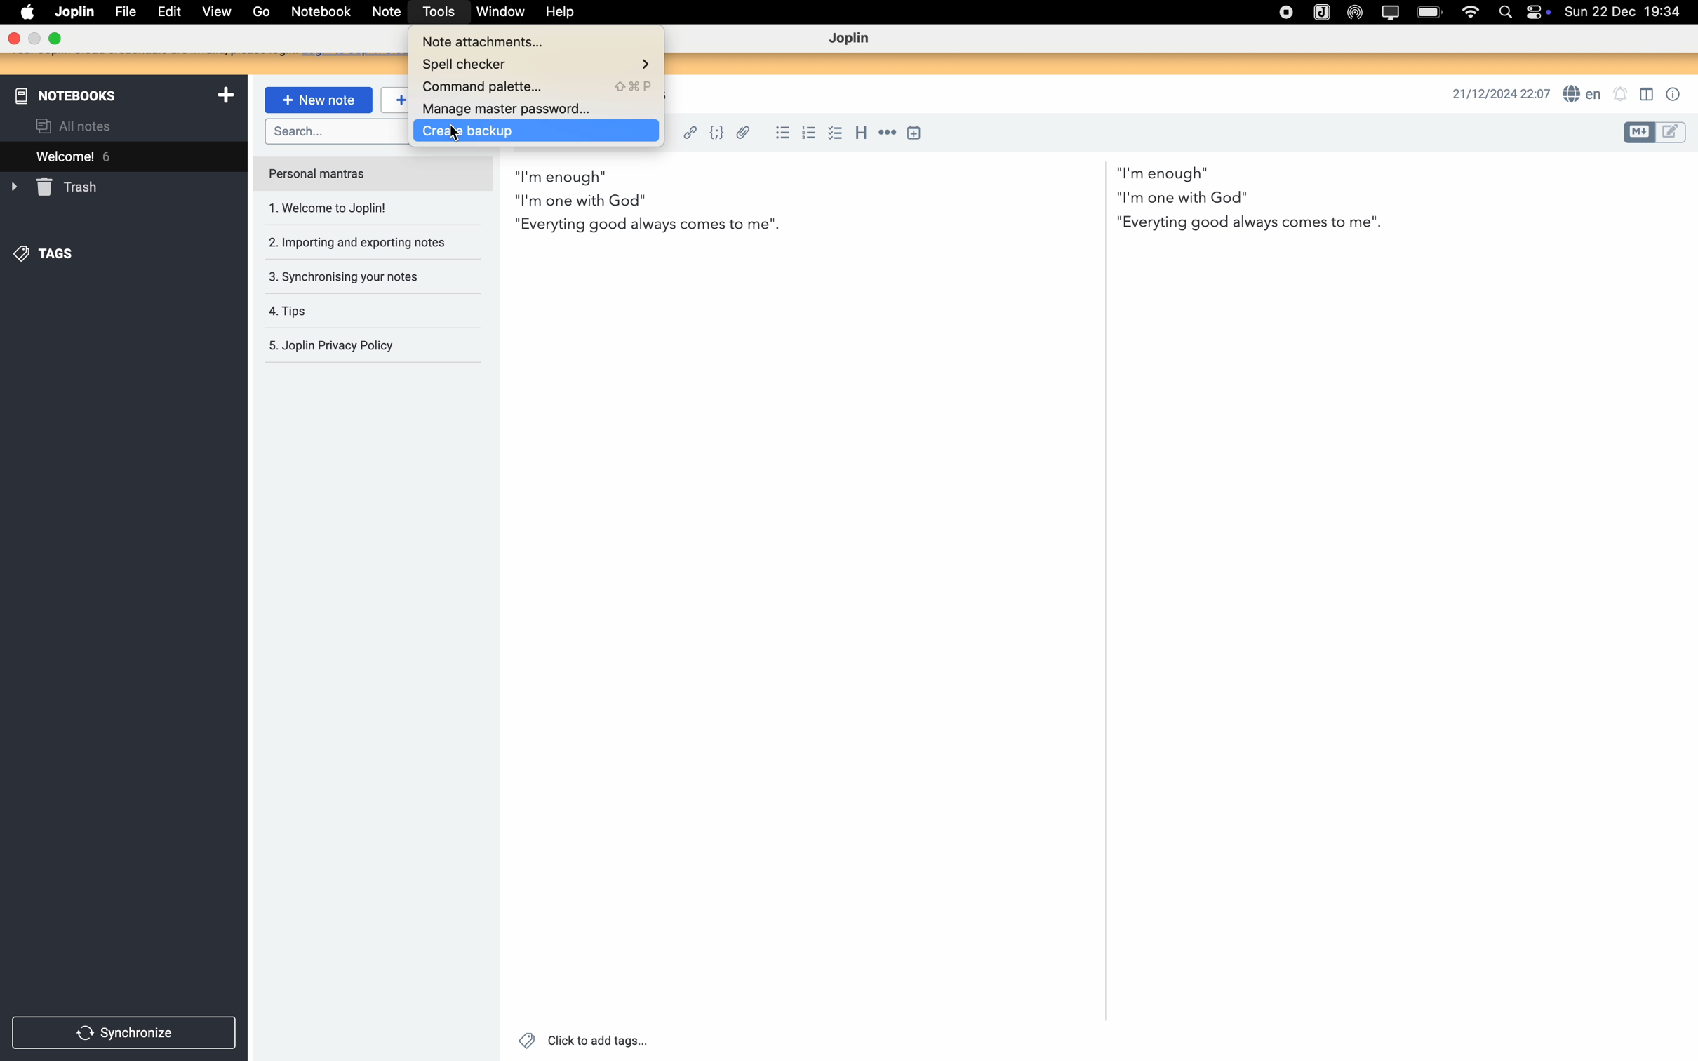  Describe the element at coordinates (1648, 95) in the screenshot. I see `toggle editor layout` at that location.